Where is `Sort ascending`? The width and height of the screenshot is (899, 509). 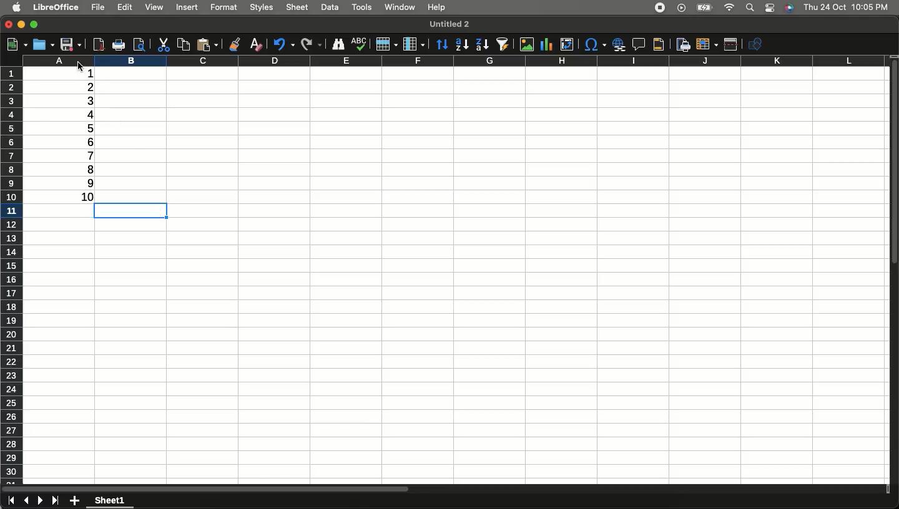
Sort ascending is located at coordinates (462, 44).